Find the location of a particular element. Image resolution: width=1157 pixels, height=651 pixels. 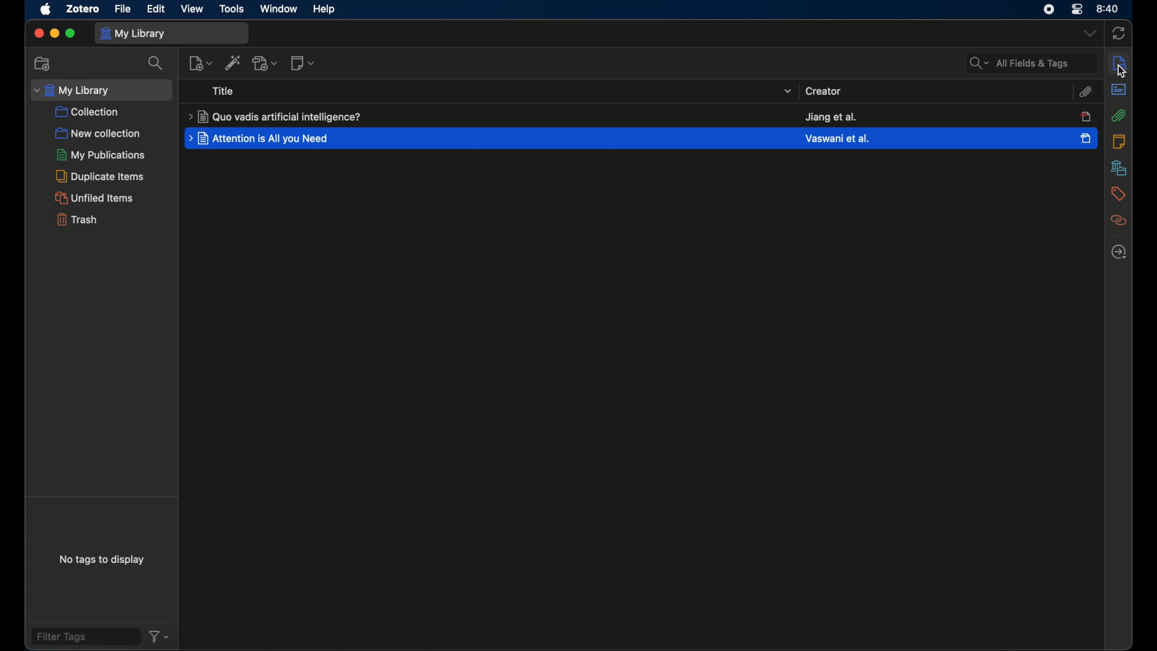

my publications is located at coordinates (99, 155).